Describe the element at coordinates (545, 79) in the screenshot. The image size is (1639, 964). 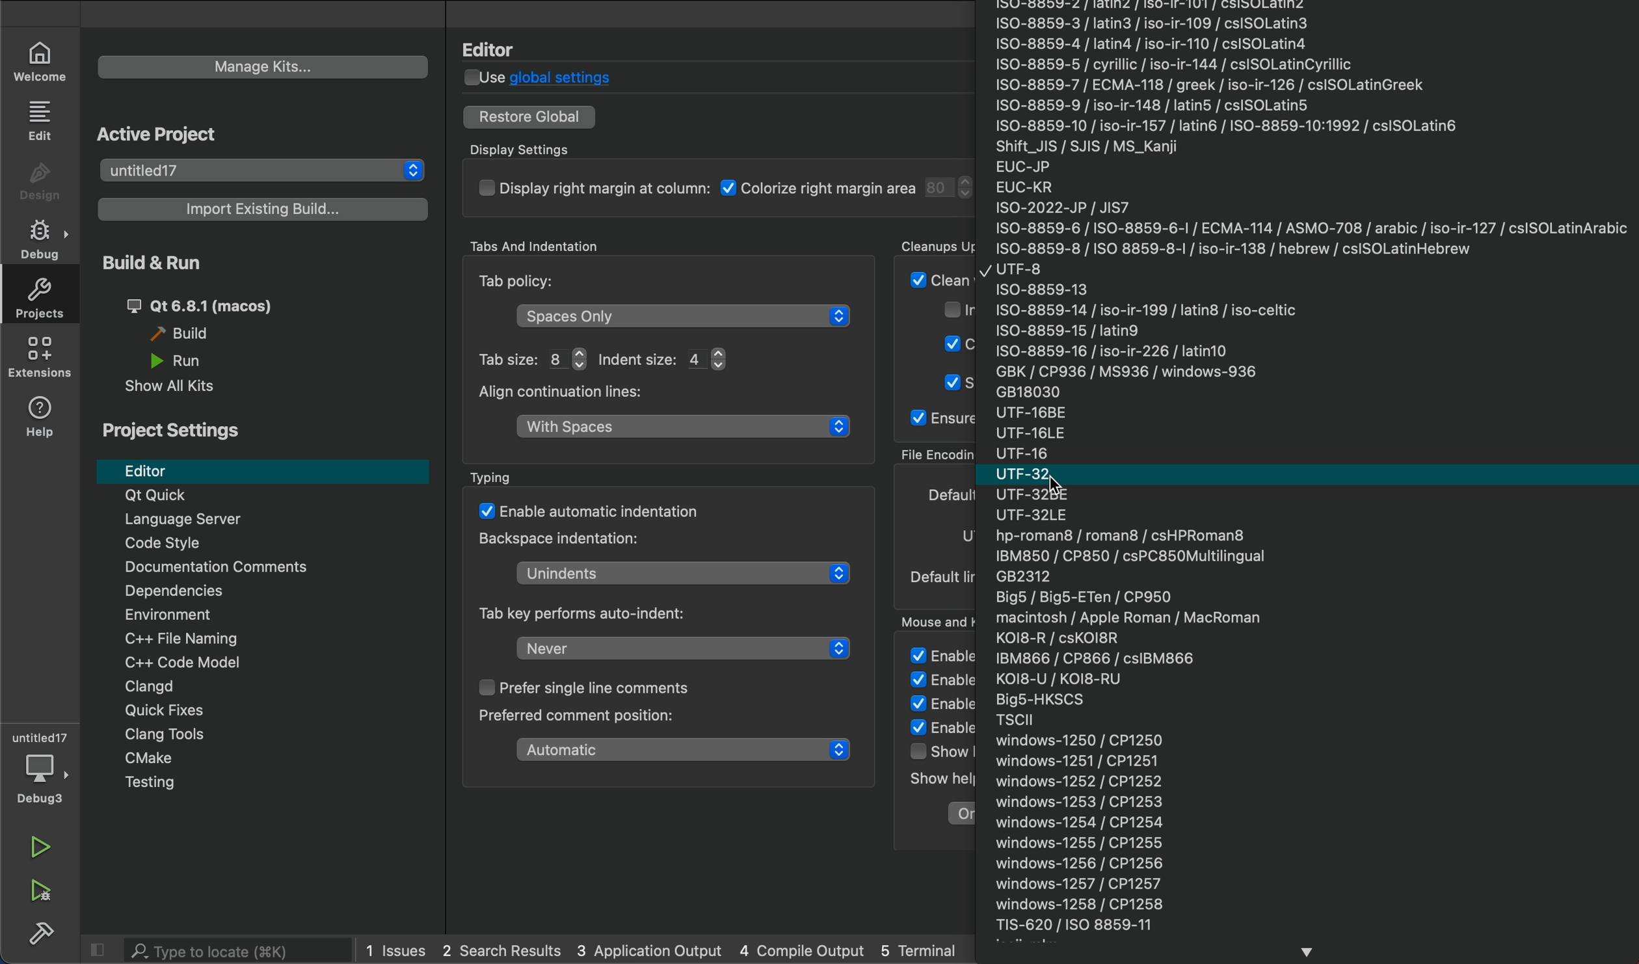
I see `global settings` at that location.